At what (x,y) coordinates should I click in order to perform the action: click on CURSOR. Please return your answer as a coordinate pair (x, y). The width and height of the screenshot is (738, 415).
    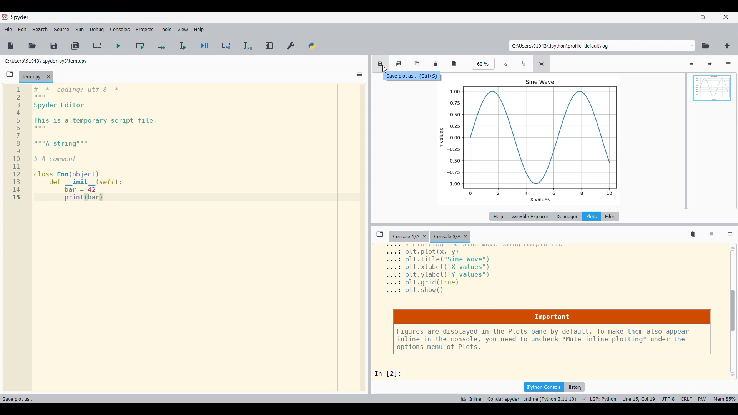
    Looking at the image, I should click on (384, 68).